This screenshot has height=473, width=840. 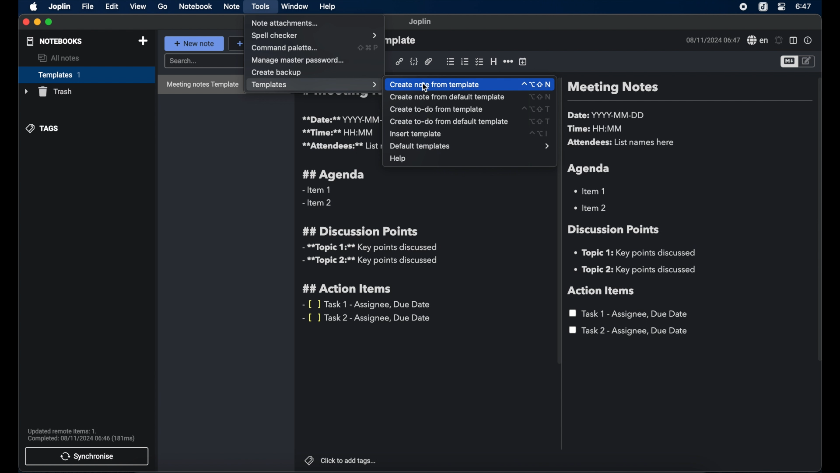 I want to click on screen recorder icon, so click(x=744, y=7).